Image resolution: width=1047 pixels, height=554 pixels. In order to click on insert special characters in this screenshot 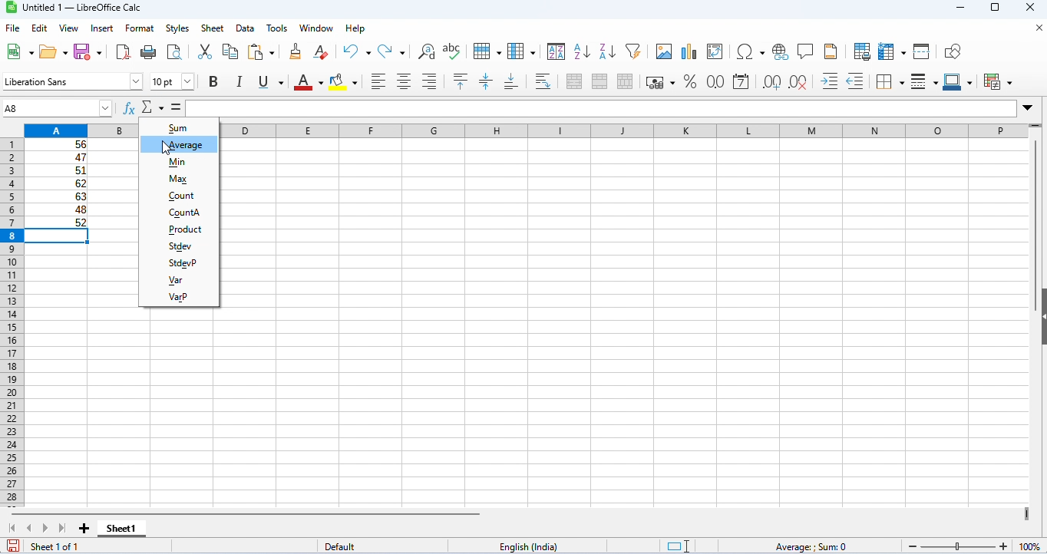, I will do `click(751, 51)`.